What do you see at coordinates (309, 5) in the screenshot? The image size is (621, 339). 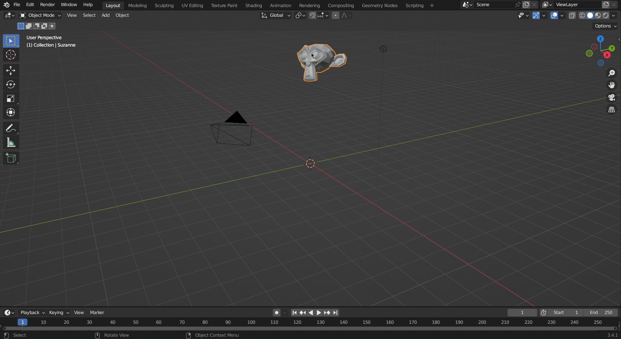 I see `Rendering` at bounding box center [309, 5].